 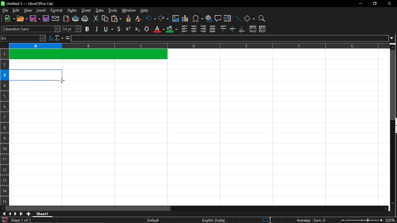 I want to click on merge cells, so click(x=253, y=29).